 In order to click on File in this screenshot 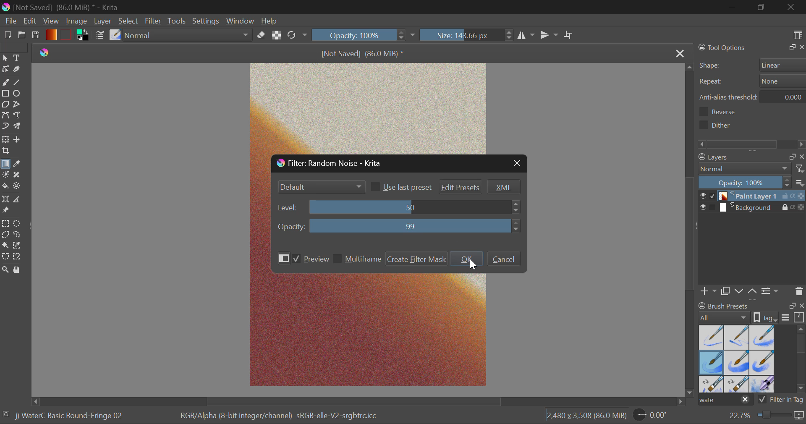, I will do `click(10, 20)`.